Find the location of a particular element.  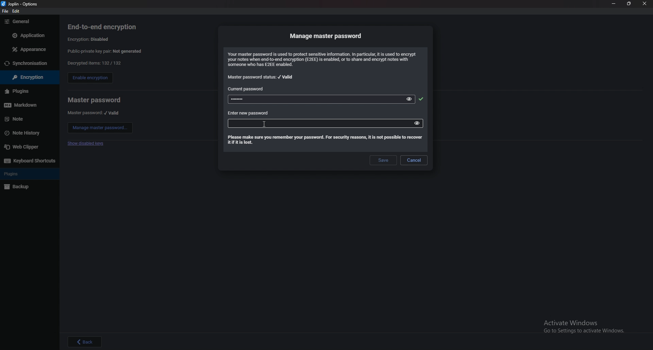

decrypted items is located at coordinates (94, 63).